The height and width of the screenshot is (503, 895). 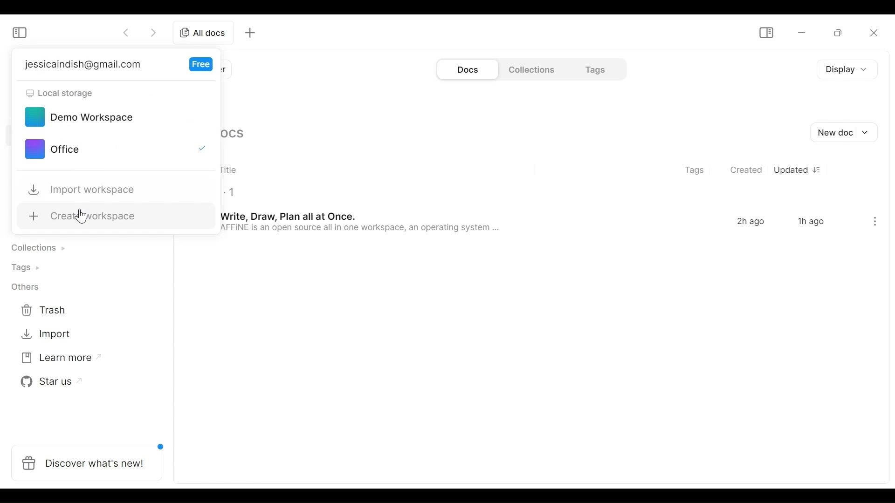 What do you see at coordinates (872, 221) in the screenshot?
I see `ellipsis` at bounding box center [872, 221].